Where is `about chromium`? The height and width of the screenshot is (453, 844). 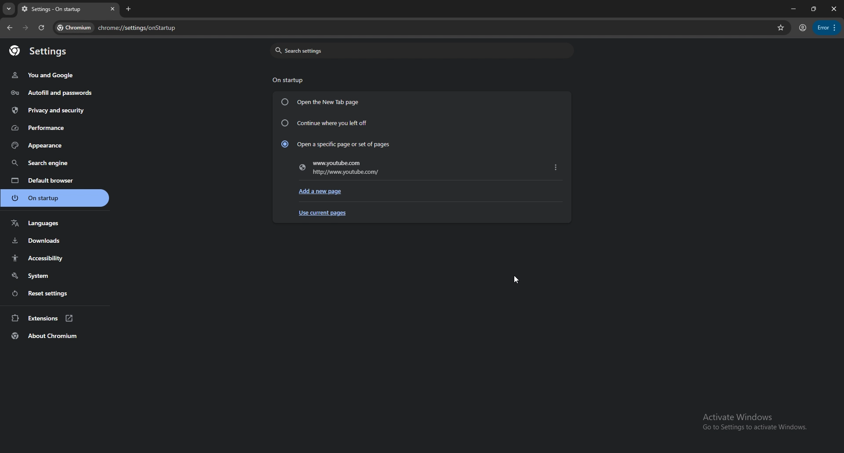
about chromium is located at coordinates (55, 336).